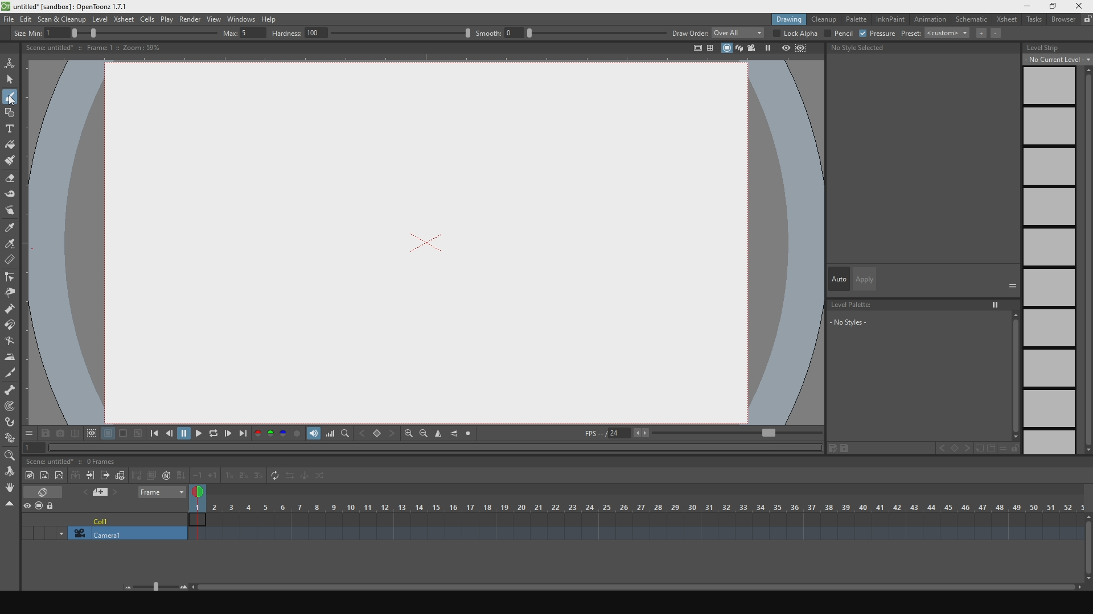 This screenshot has height=614, width=1093. What do you see at coordinates (10, 471) in the screenshot?
I see `move` at bounding box center [10, 471].